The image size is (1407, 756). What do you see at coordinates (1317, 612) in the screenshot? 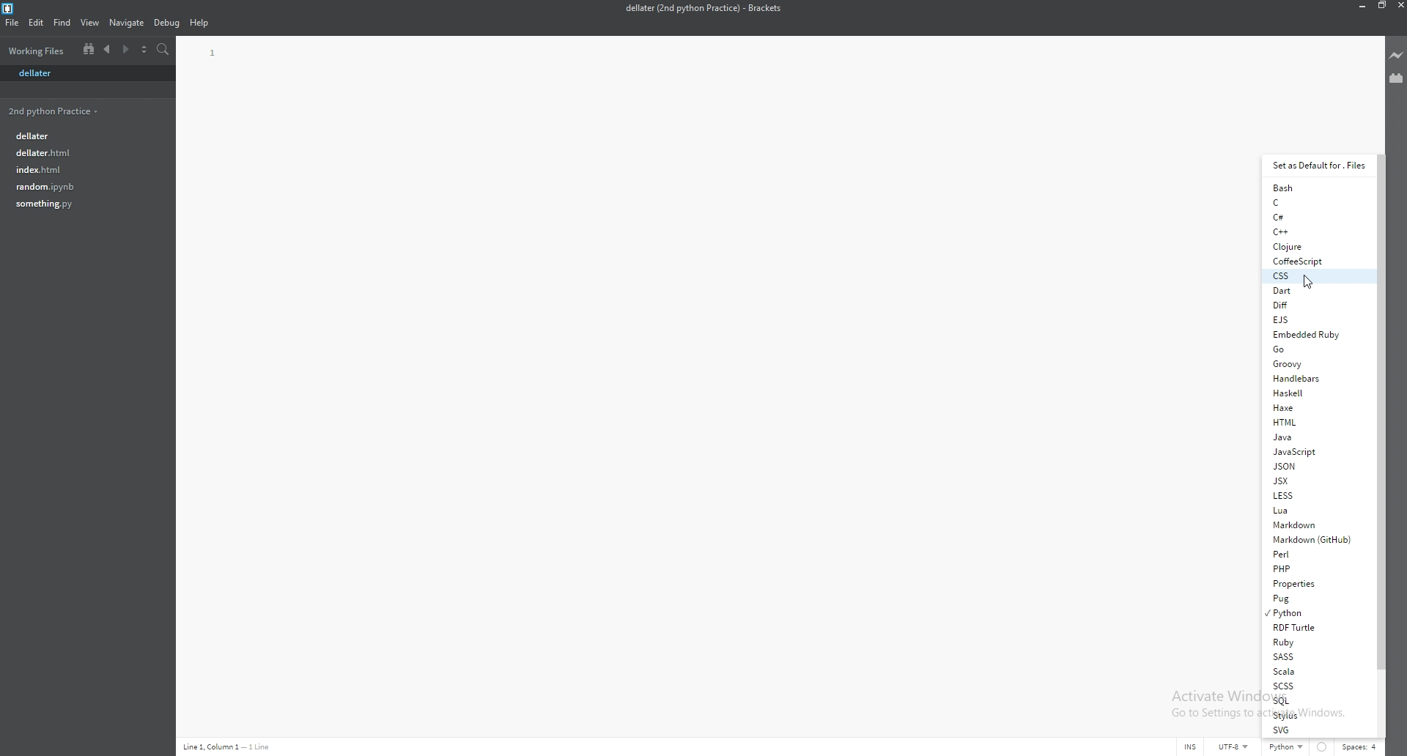
I see `python` at bounding box center [1317, 612].